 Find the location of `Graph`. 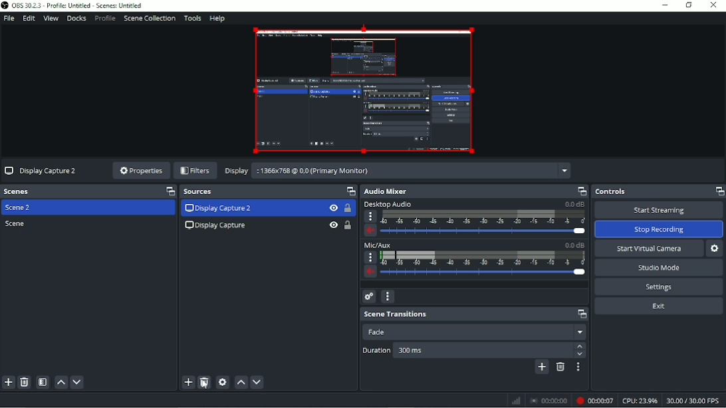

Graph is located at coordinates (515, 401).